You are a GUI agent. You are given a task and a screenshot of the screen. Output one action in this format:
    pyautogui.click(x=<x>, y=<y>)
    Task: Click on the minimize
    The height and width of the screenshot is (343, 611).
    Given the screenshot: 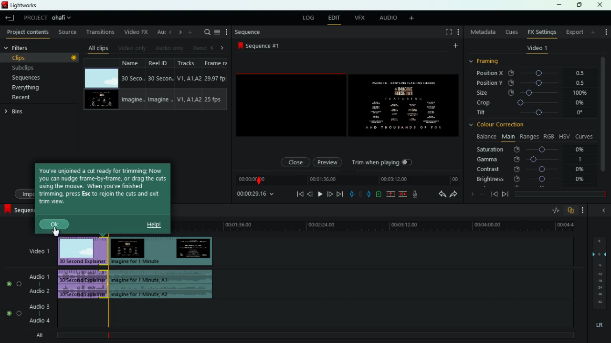 What is the action you would take?
    pyautogui.click(x=559, y=6)
    